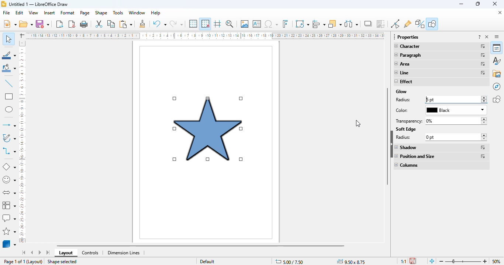  What do you see at coordinates (9, 96) in the screenshot?
I see `rectangle` at bounding box center [9, 96].